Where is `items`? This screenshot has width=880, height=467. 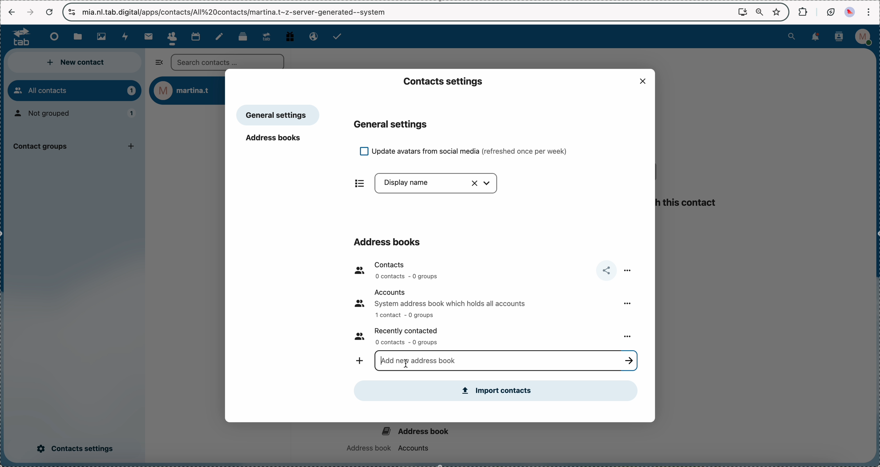 items is located at coordinates (355, 183).